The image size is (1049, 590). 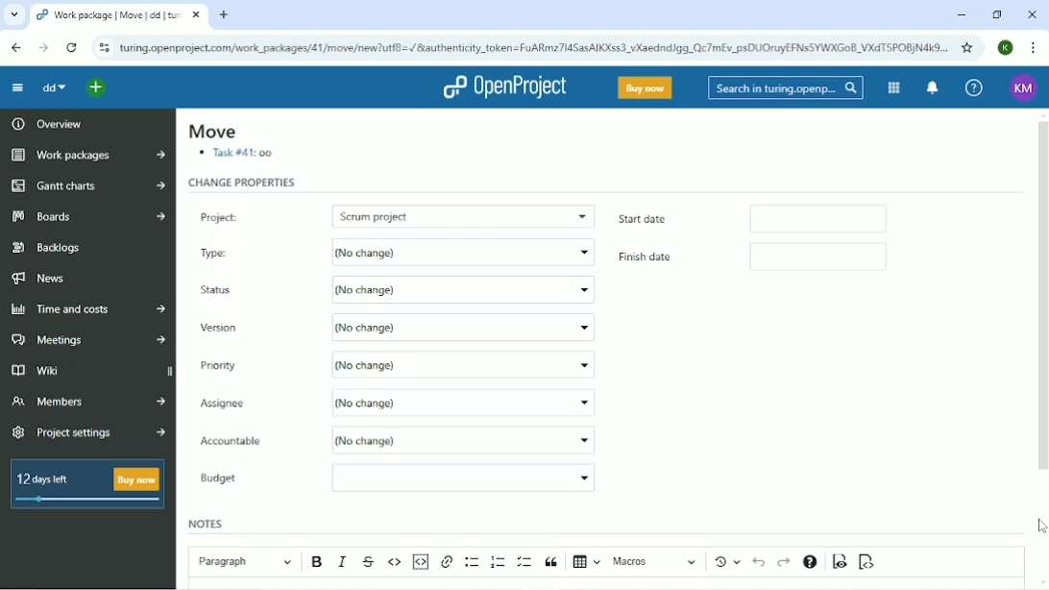 What do you see at coordinates (525, 562) in the screenshot?
I see `To-do list` at bounding box center [525, 562].